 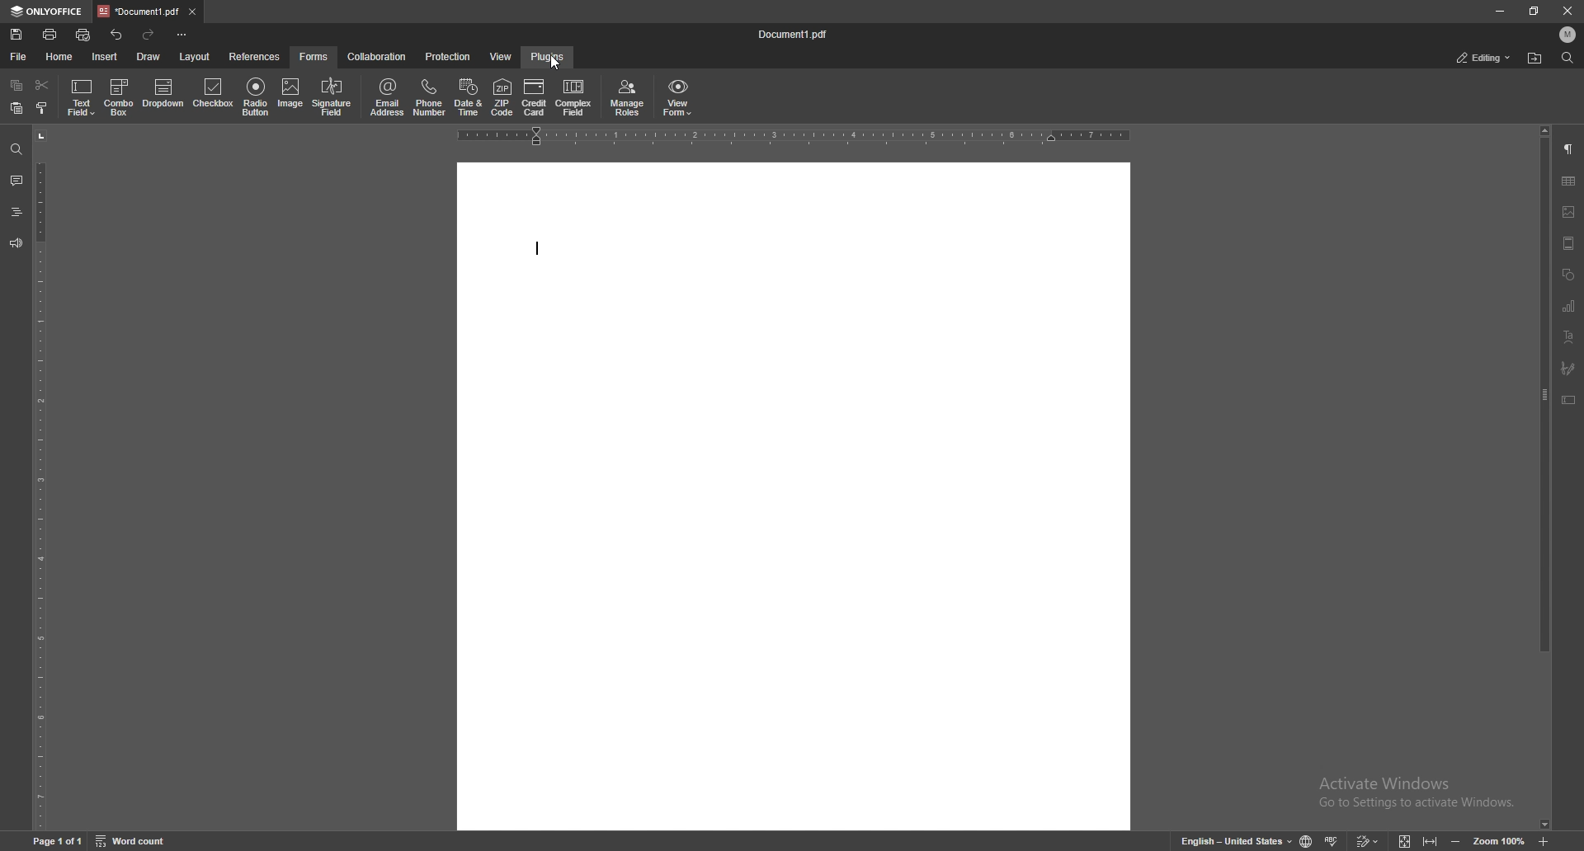 What do you see at coordinates (1568, 181) in the screenshot?
I see `table` at bounding box center [1568, 181].